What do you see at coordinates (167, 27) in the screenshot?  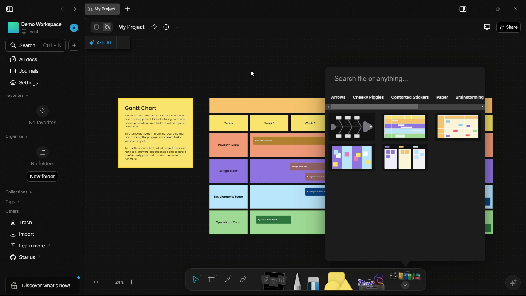 I see `information` at bounding box center [167, 27].